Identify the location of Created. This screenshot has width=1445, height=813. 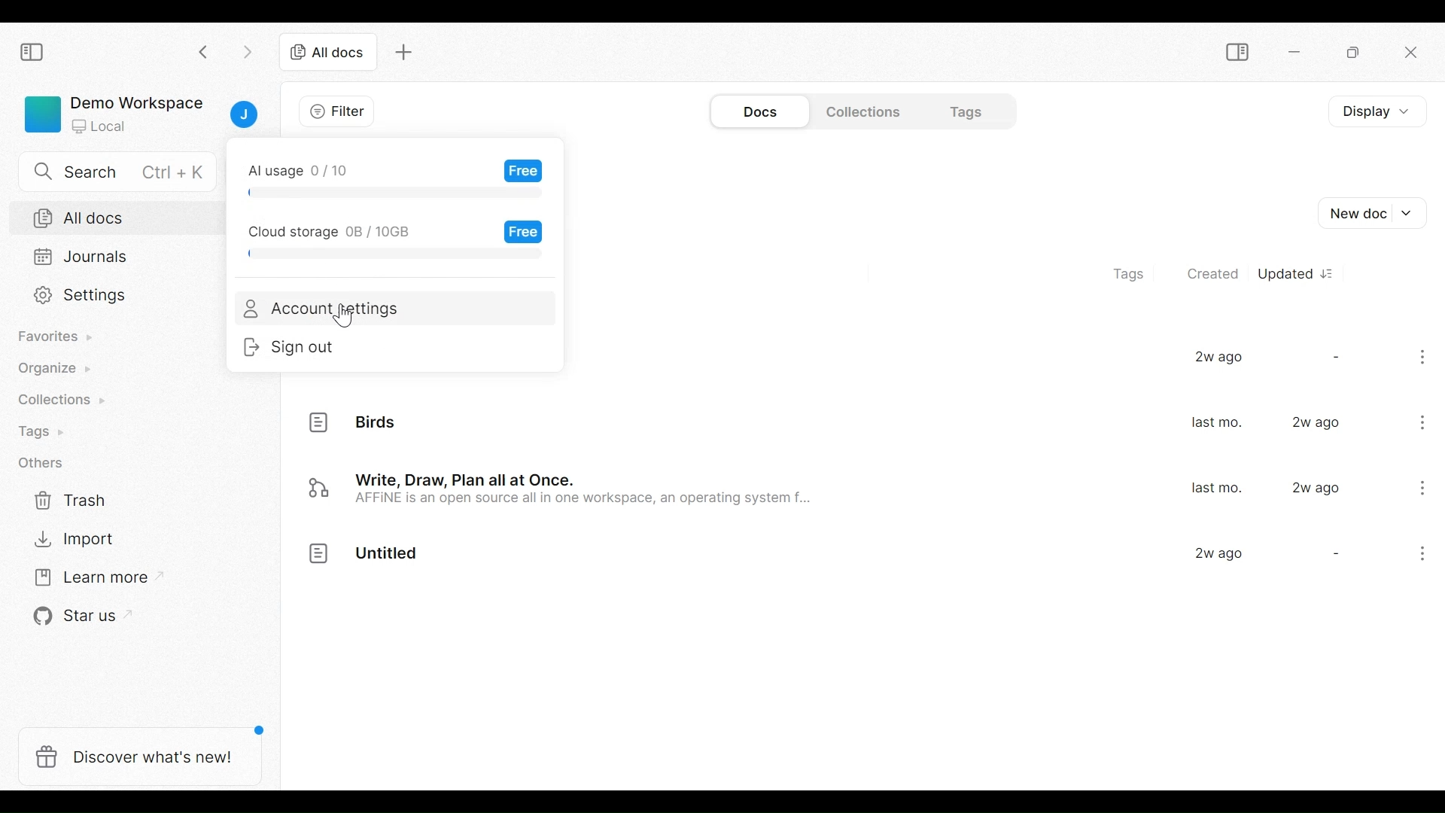
(1211, 271).